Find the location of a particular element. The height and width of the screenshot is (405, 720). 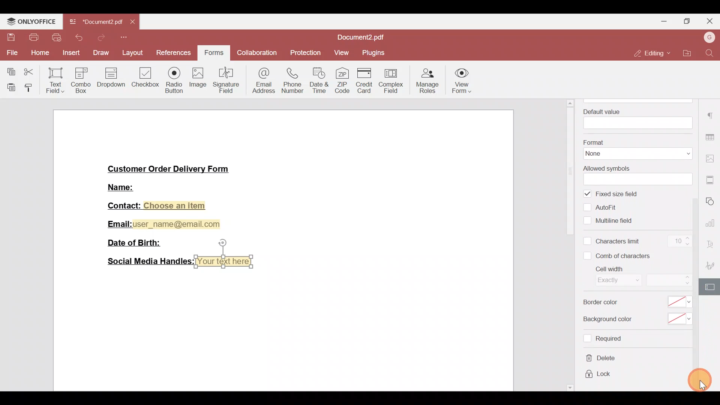

Autofill is located at coordinates (604, 207).